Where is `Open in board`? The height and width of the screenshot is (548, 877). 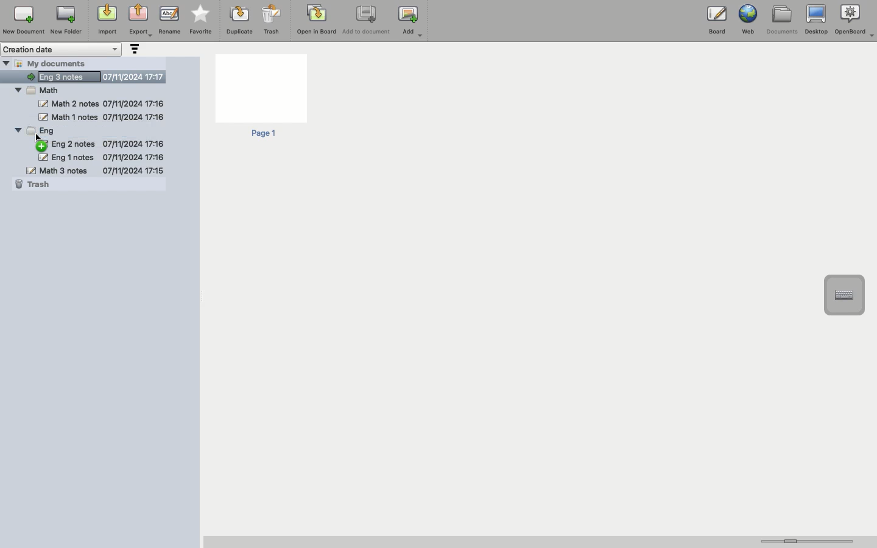
Open in board is located at coordinates (317, 19).